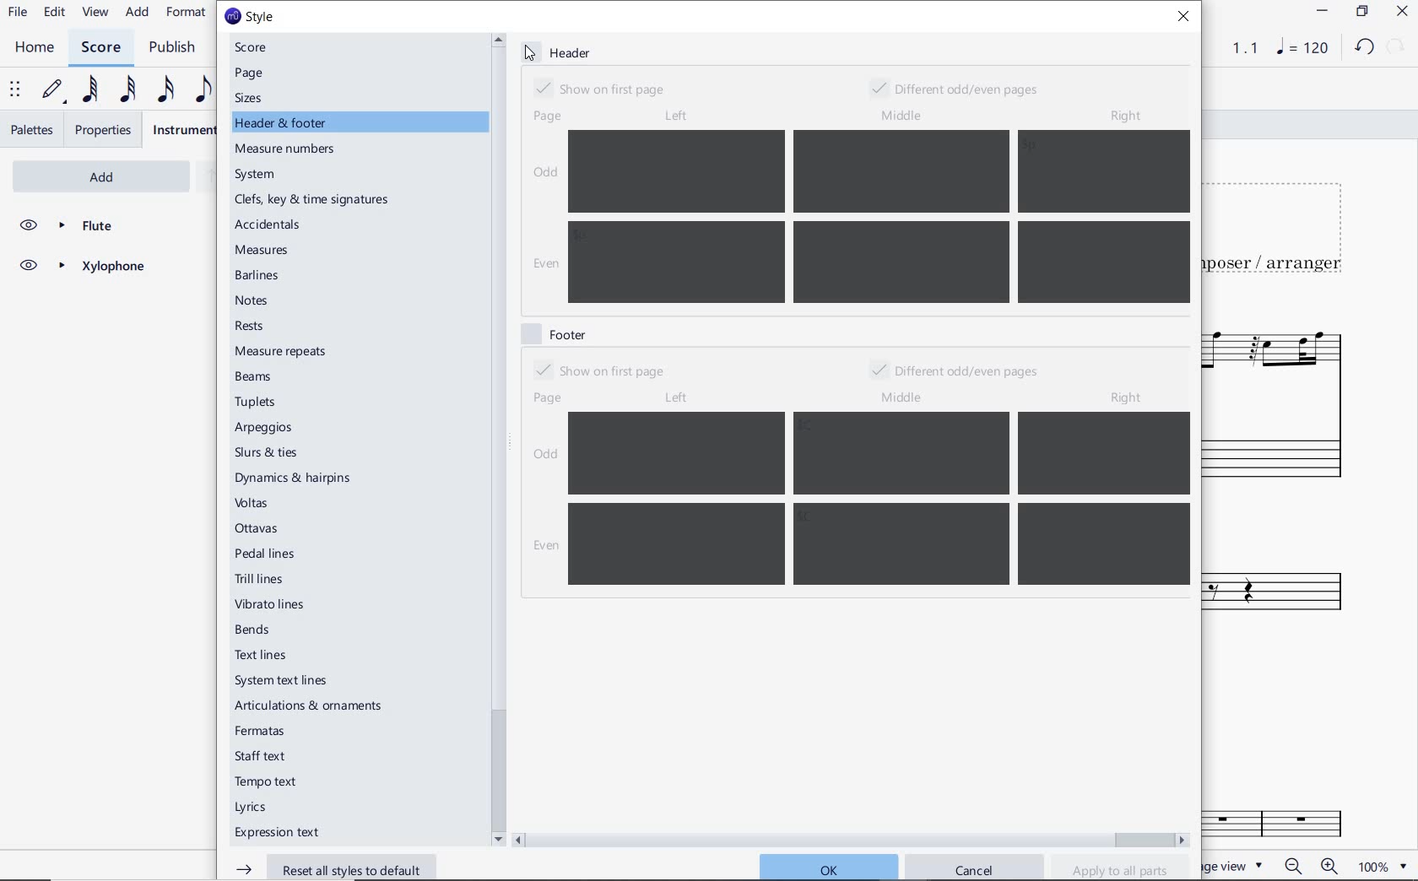 This screenshot has height=881, width=1418. Describe the element at coordinates (279, 834) in the screenshot. I see `expression text` at that location.